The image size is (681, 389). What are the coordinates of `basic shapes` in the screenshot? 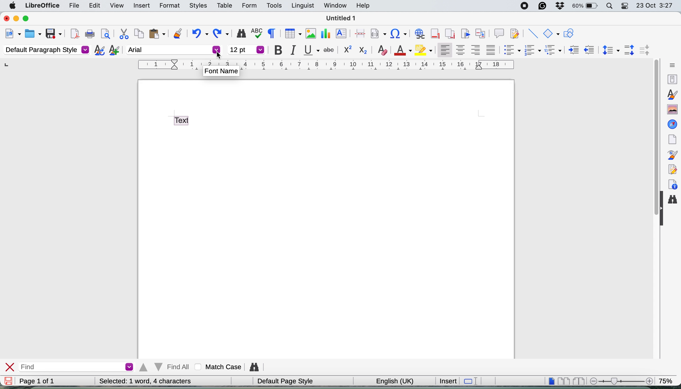 It's located at (552, 34).